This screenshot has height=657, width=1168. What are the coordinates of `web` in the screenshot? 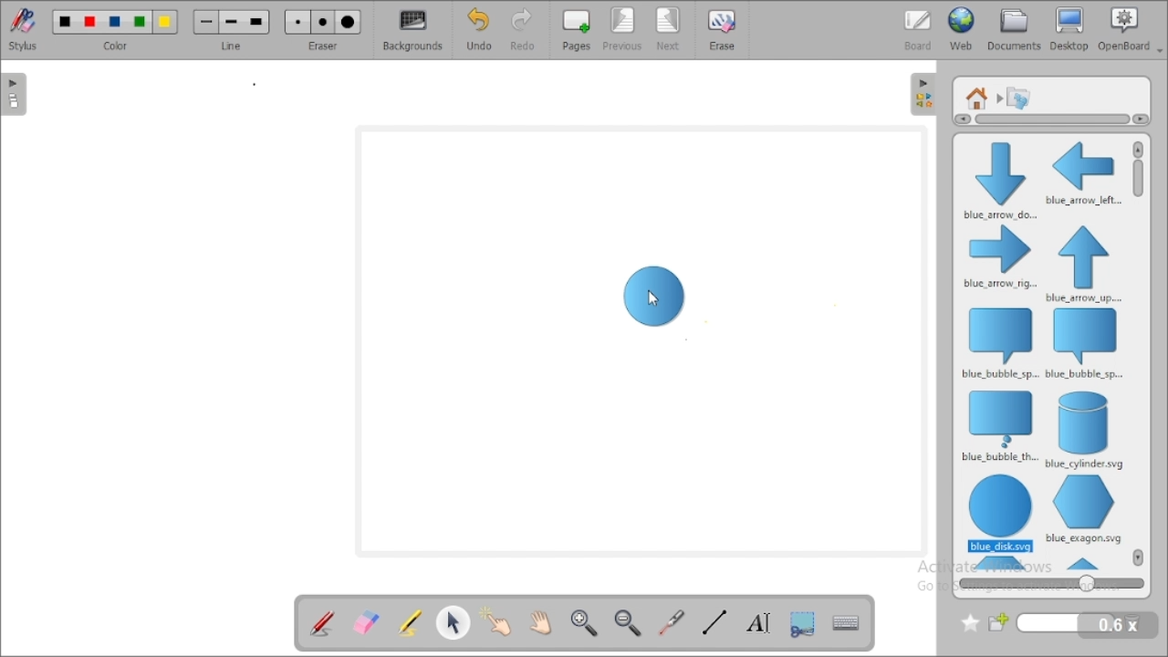 It's located at (962, 29).